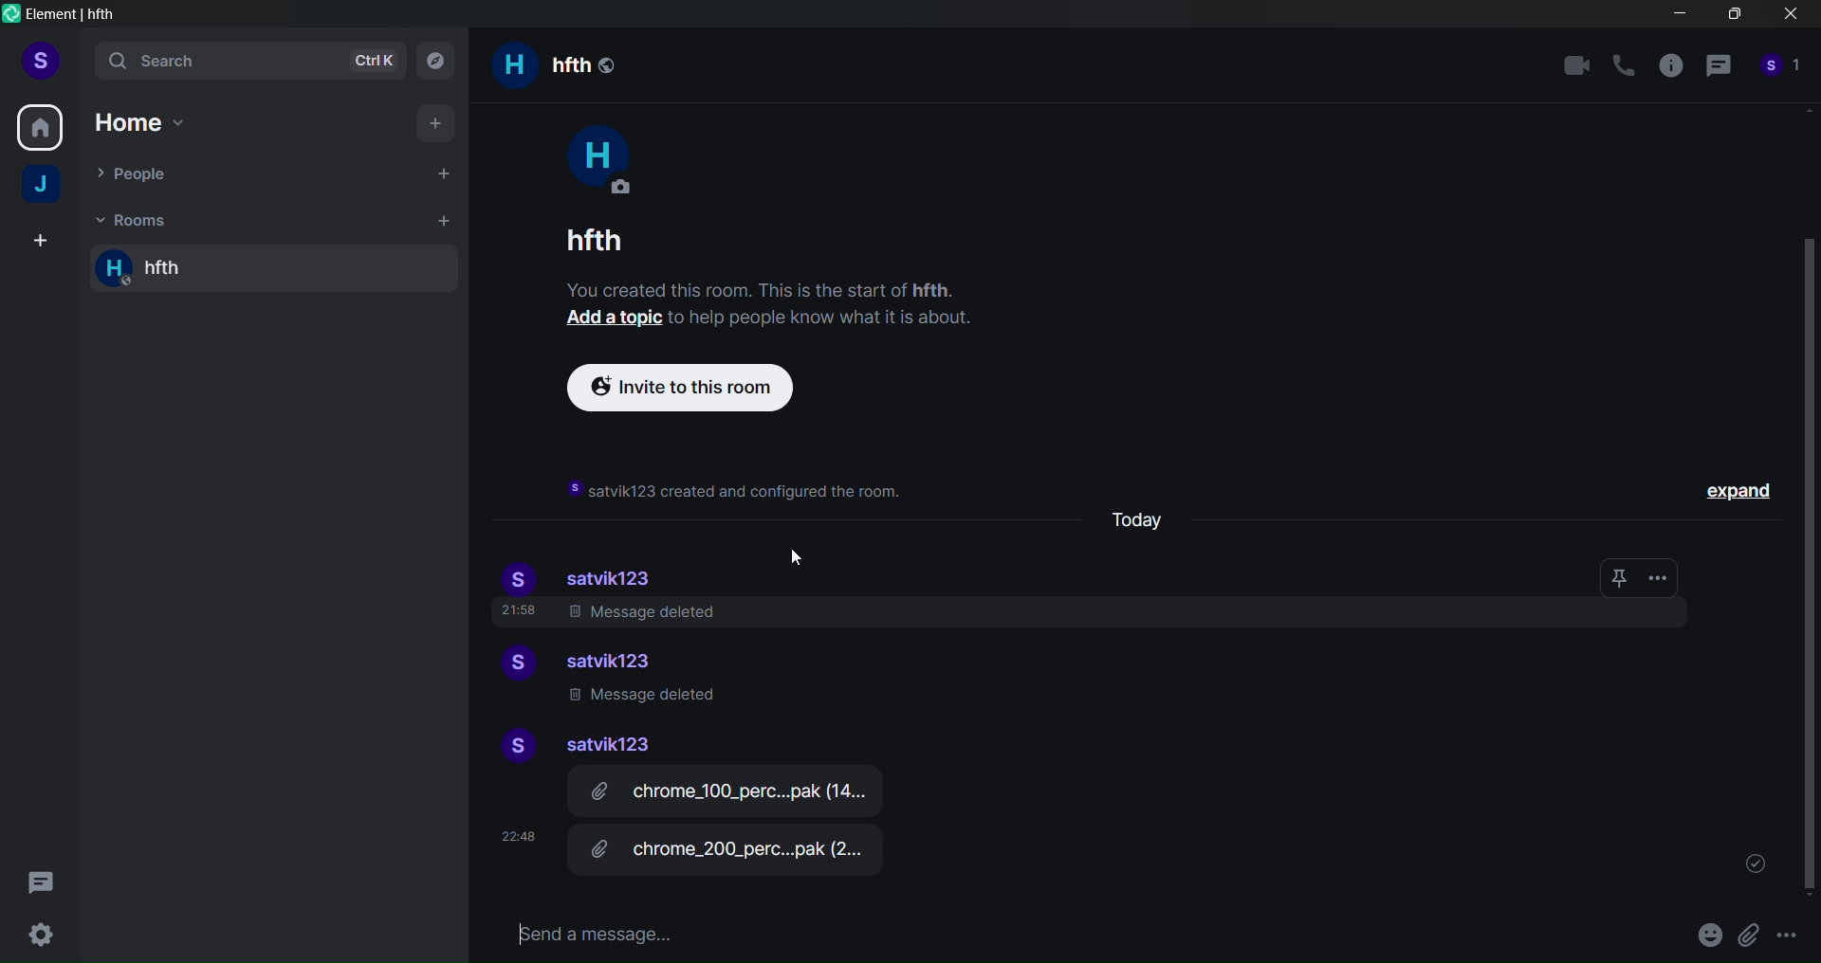  Describe the element at coordinates (47, 935) in the screenshot. I see `Settings` at that location.